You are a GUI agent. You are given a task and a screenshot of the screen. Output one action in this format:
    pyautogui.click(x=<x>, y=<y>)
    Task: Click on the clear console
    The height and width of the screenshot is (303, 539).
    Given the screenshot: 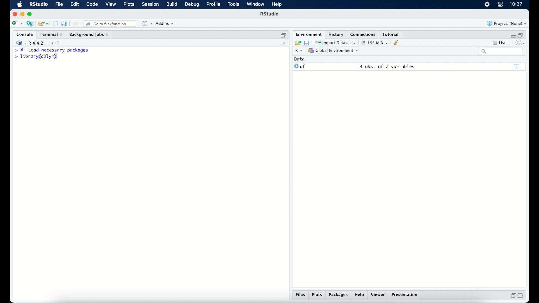 What is the action you would take?
    pyautogui.click(x=284, y=43)
    